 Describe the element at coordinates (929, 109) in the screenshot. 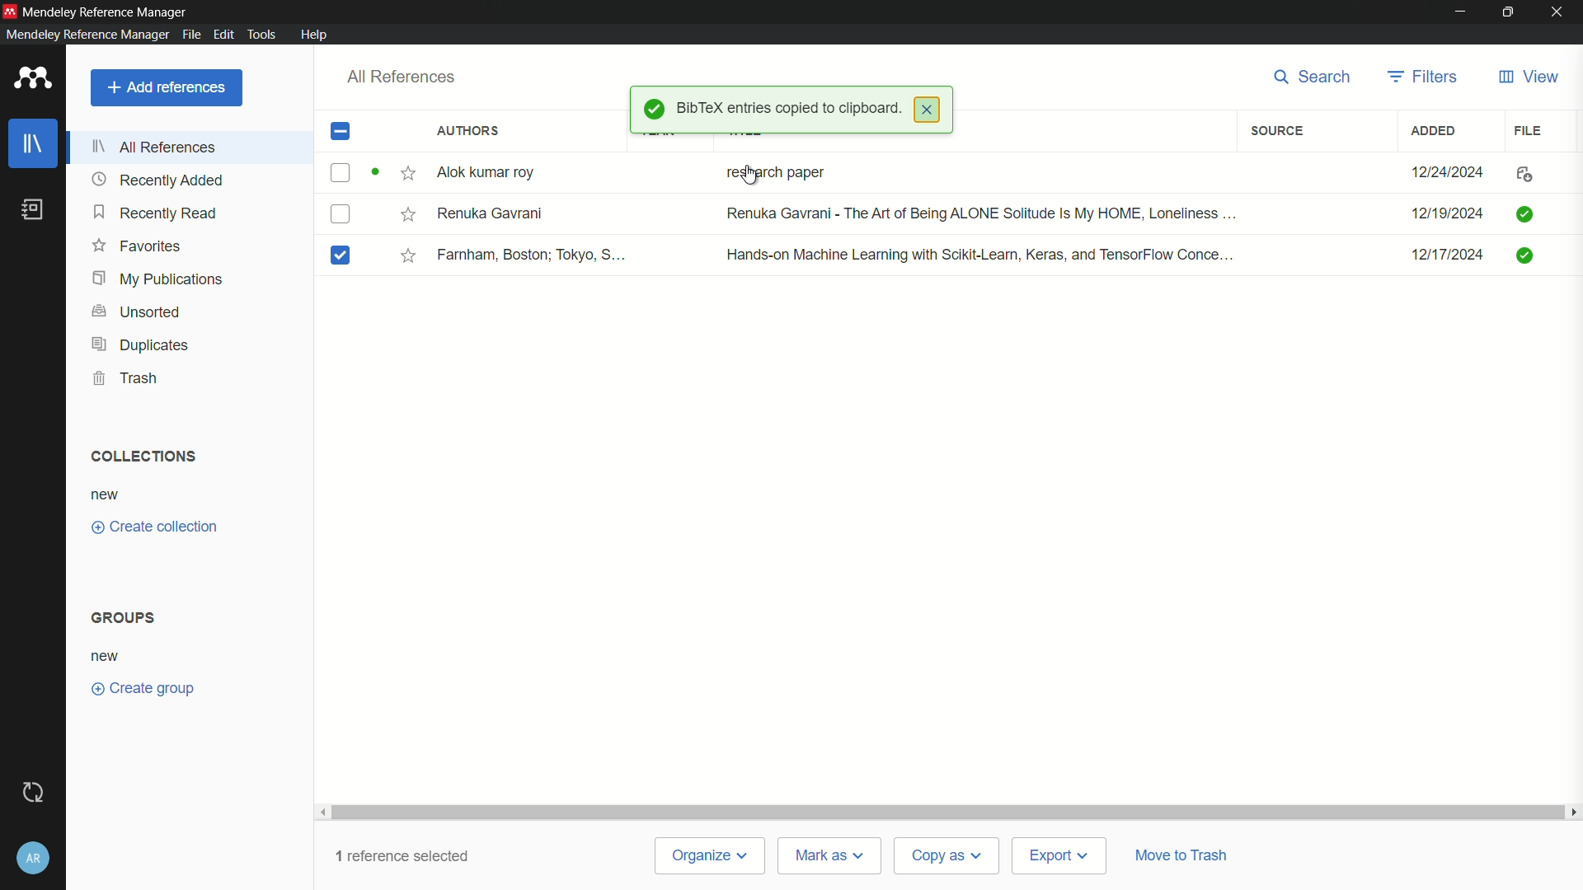

I see `close pop up` at that location.